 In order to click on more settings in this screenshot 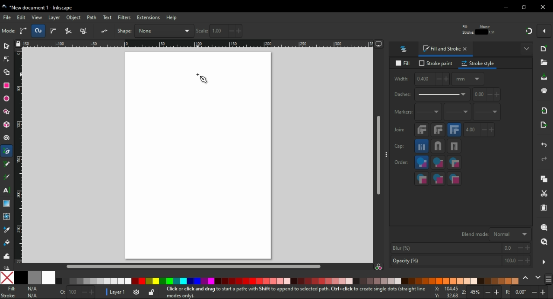, I will do `click(544, 262)`.